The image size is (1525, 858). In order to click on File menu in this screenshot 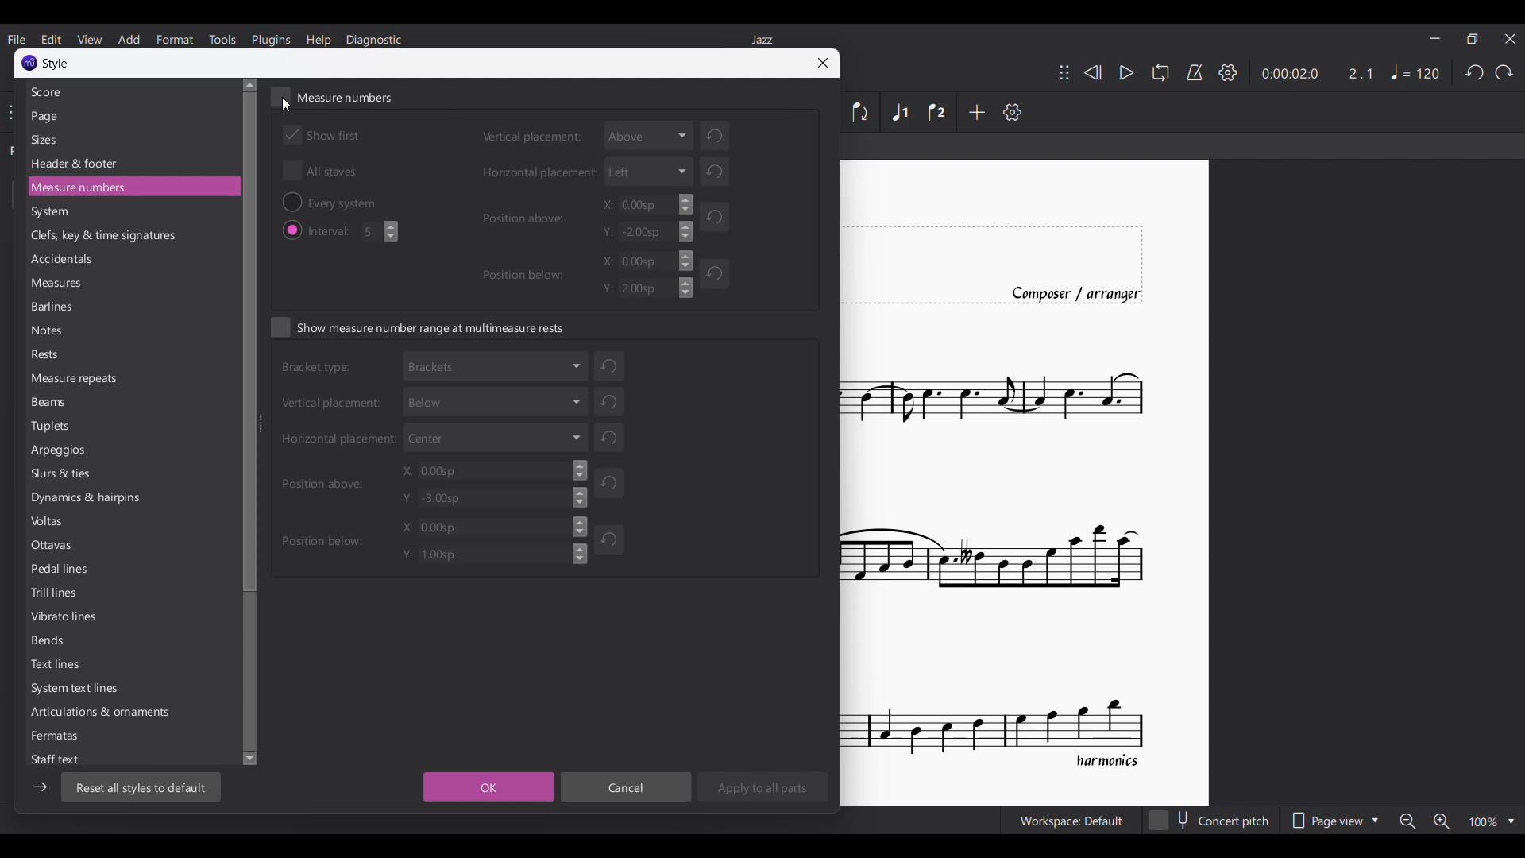, I will do `click(16, 39)`.